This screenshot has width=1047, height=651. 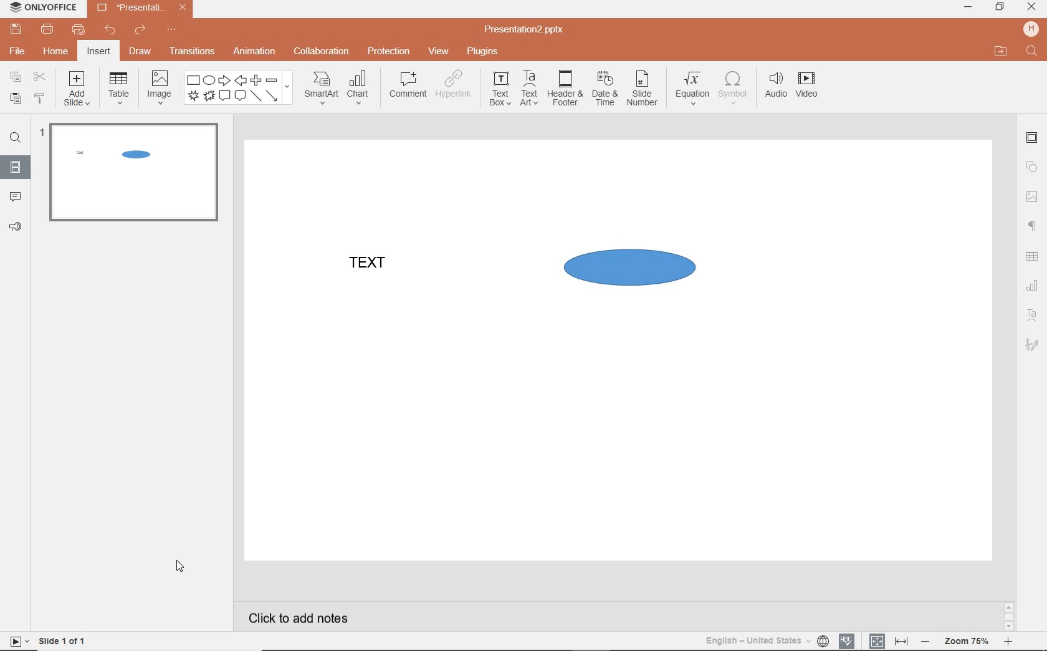 What do you see at coordinates (77, 30) in the screenshot?
I see `customize quick print` at bounding box center [77, 30].